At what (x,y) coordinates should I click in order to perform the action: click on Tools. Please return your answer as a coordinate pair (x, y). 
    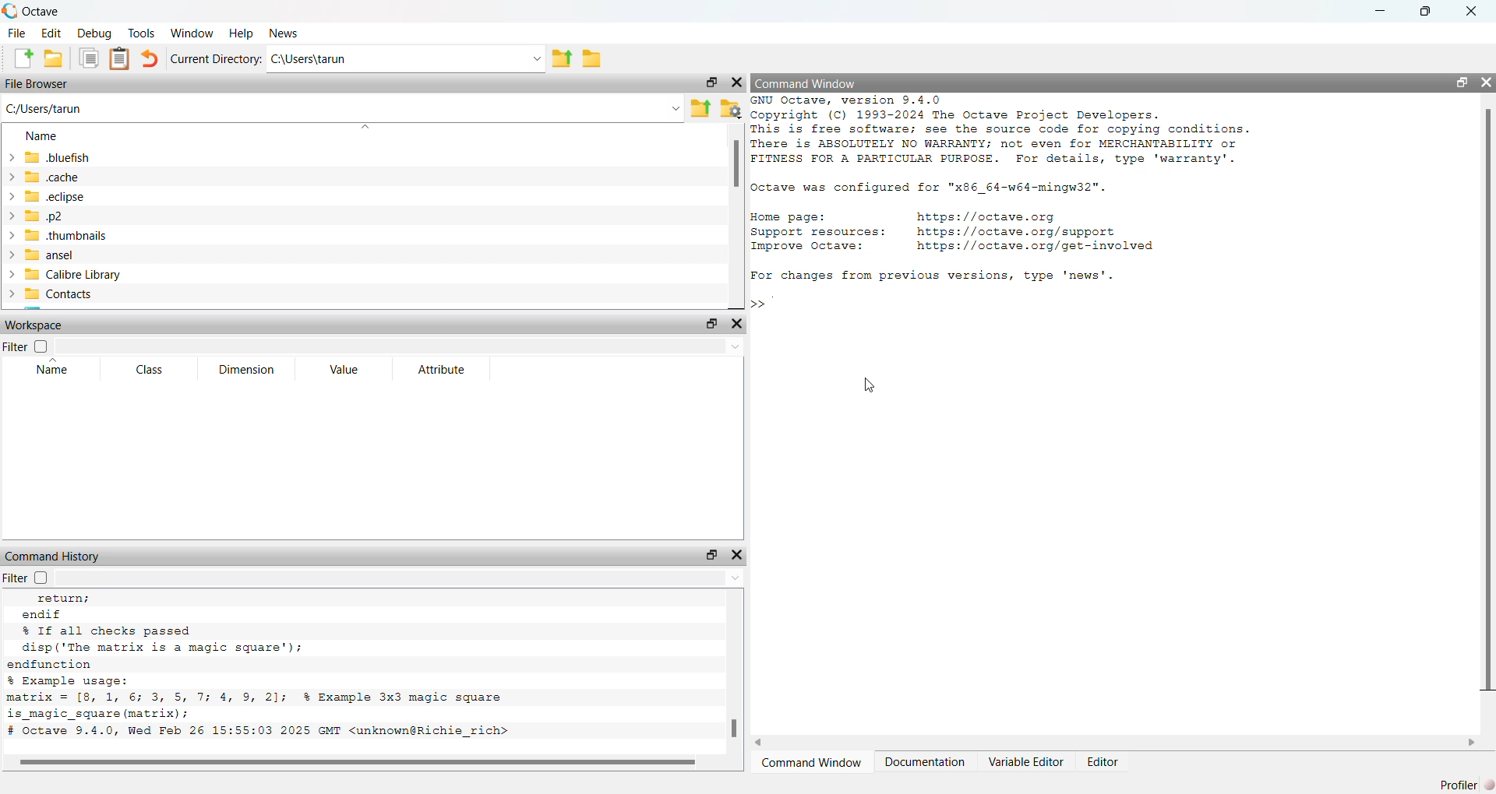
    Looking at the image, I should click on (143, 33).